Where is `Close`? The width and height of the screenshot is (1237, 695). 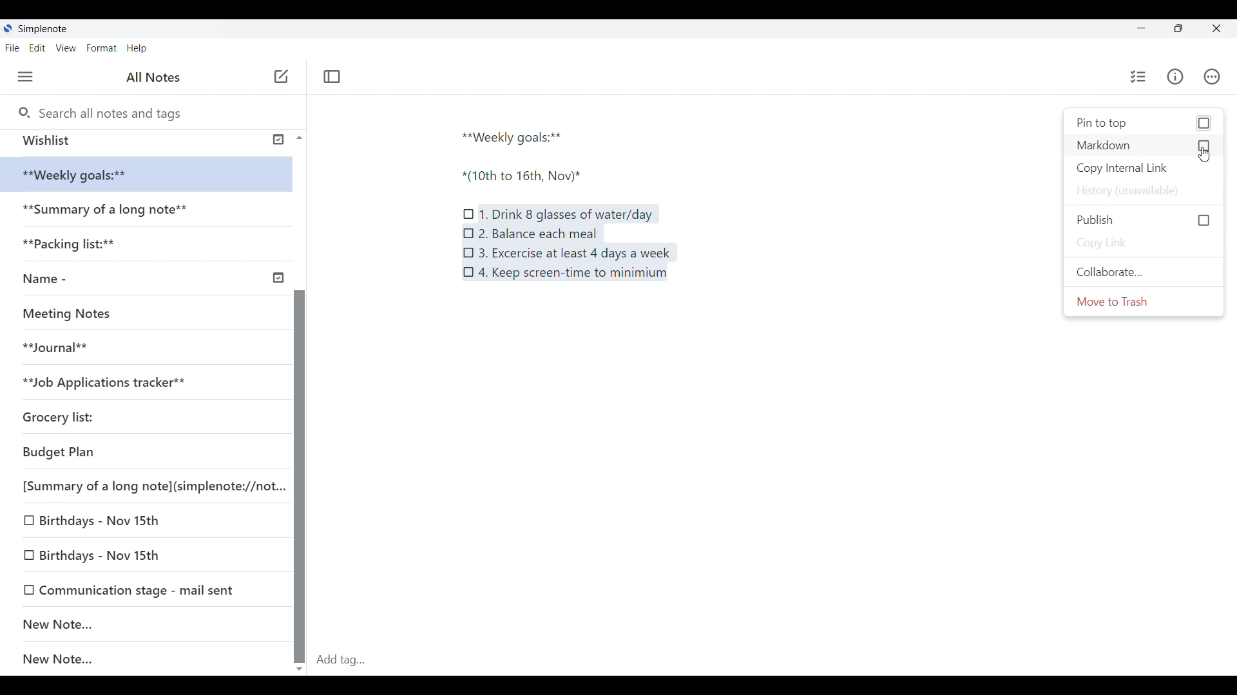
Close is located at coordinates (1222, 28).